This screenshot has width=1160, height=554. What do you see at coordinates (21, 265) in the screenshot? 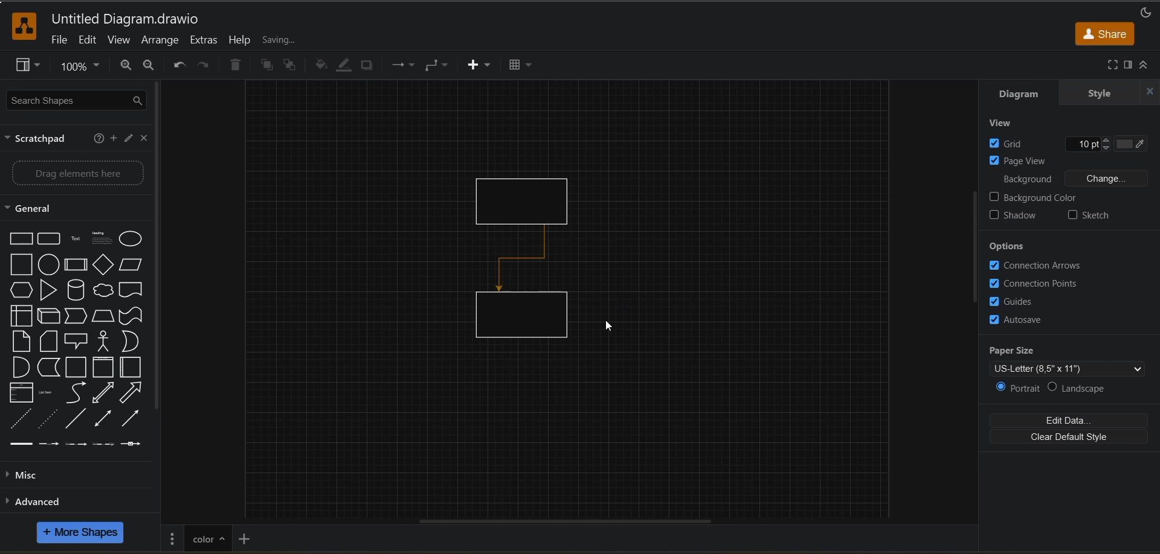
I see `Square` at bounding box center [21, 265].